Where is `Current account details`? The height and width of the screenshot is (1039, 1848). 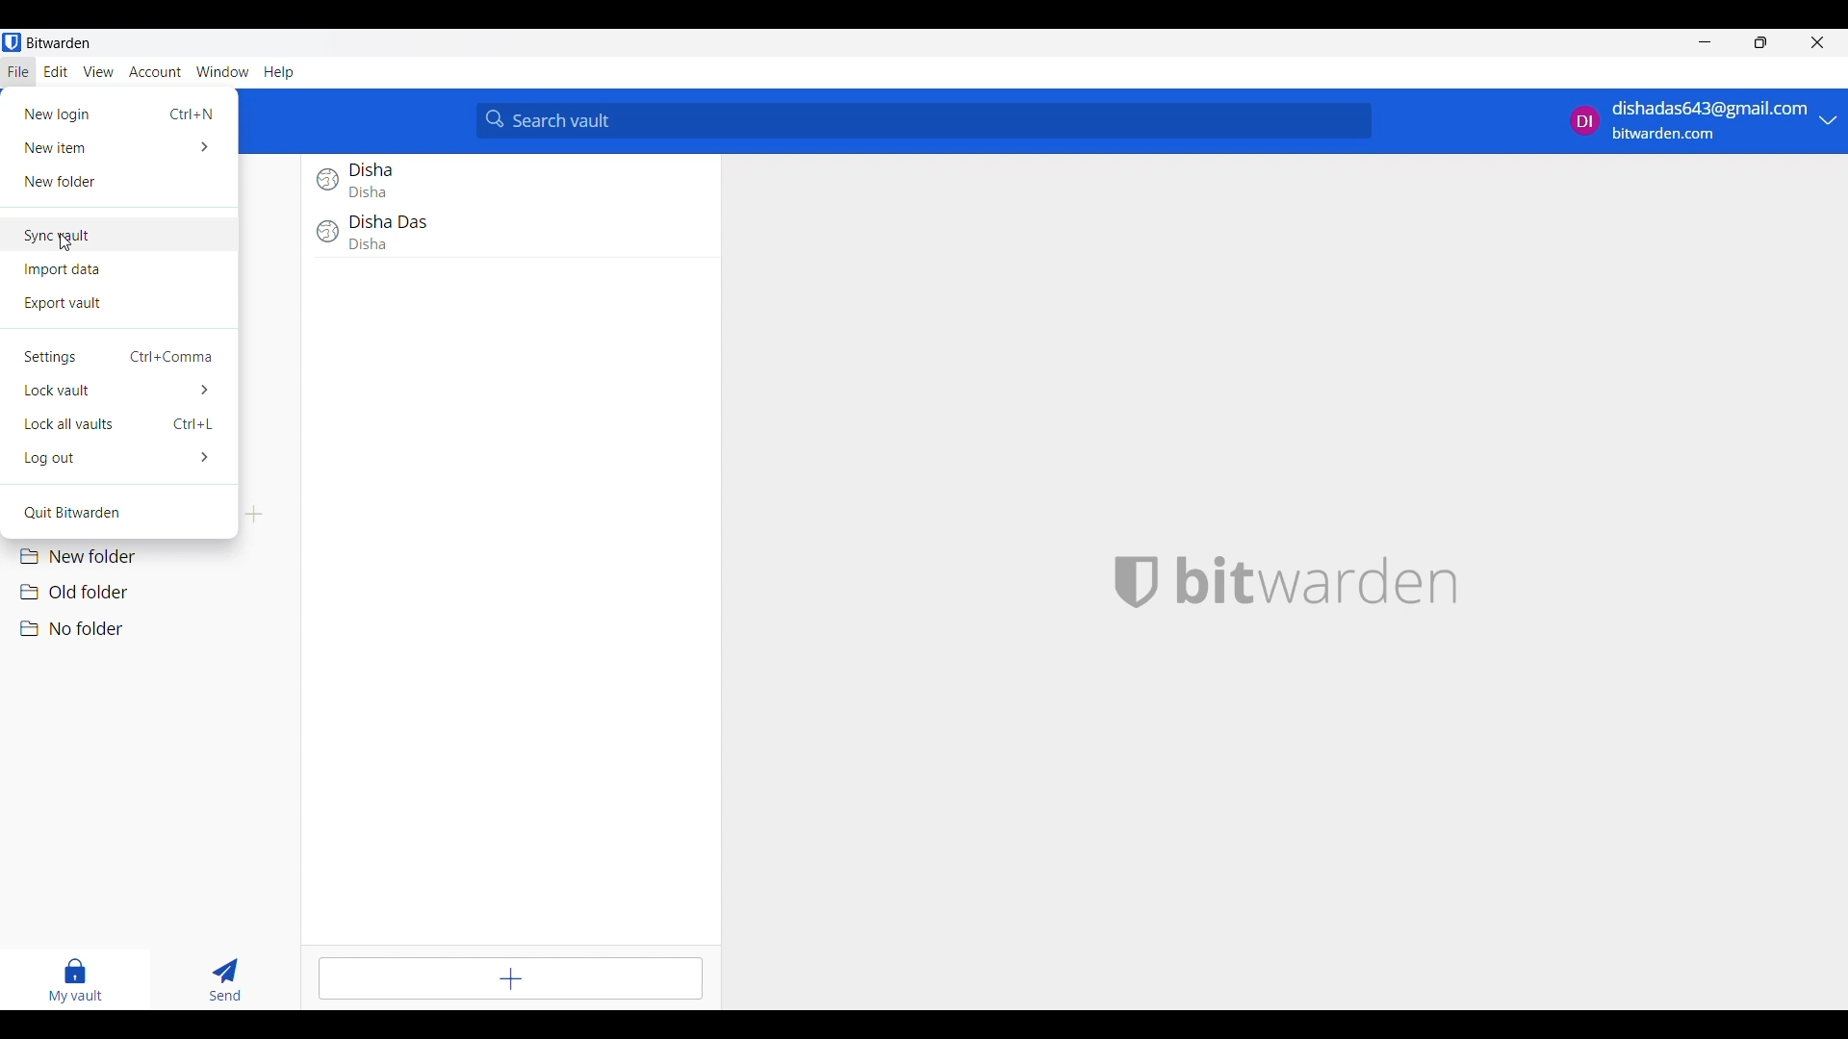
Current account details is located at coordinates (1690, 121).